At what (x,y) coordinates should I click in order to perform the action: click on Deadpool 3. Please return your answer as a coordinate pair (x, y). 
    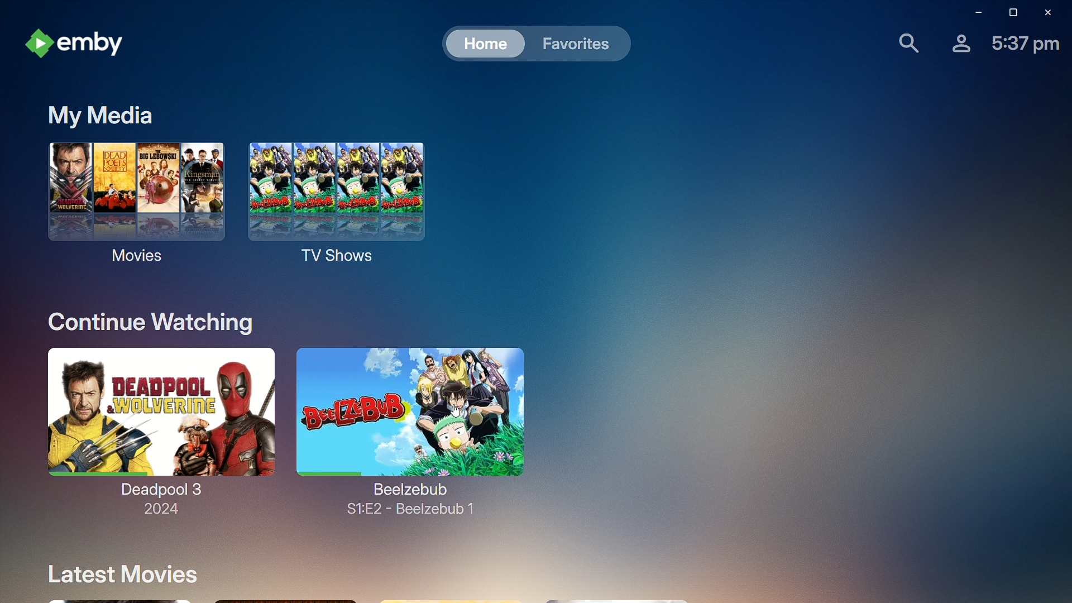
    Looking at the image, I should click on (160, 420).